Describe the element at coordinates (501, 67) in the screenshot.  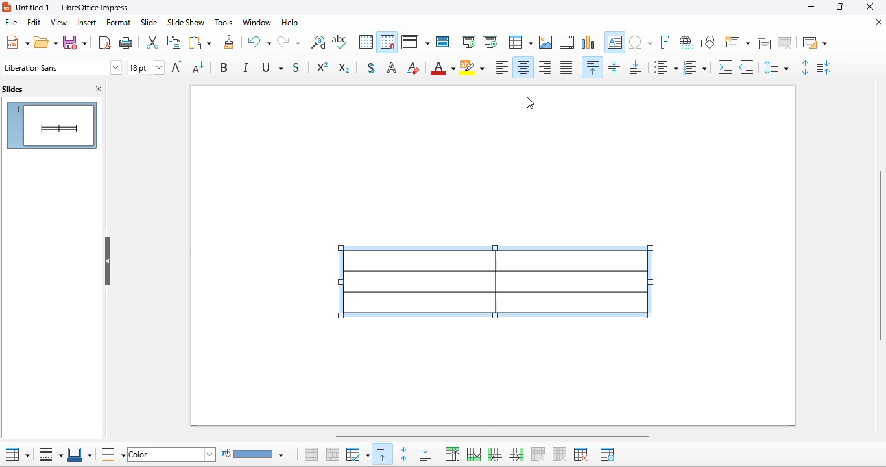
I see `align left` at that location.